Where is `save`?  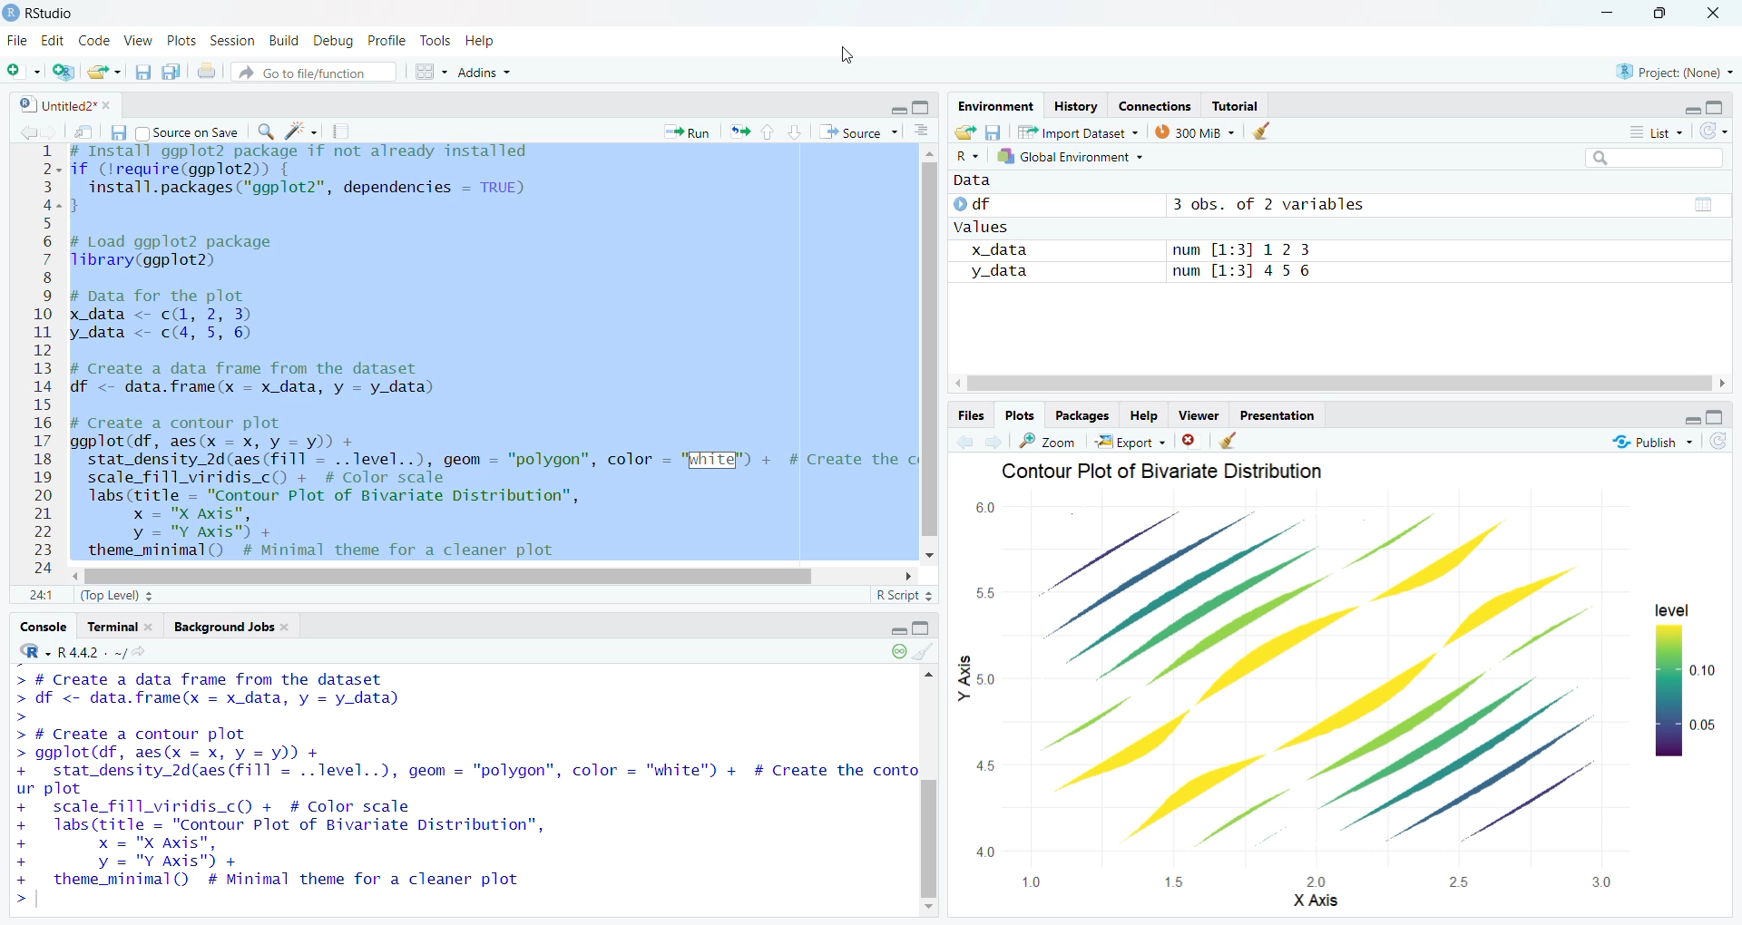 save is located at coordinates (117, 132).